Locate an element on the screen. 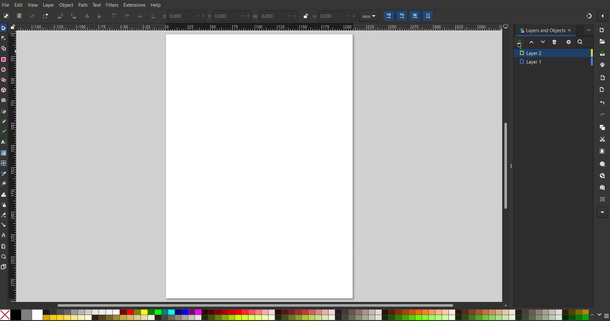 This screenshot has height=321, width=610. Color Settings is located at coordinates (305, 314).